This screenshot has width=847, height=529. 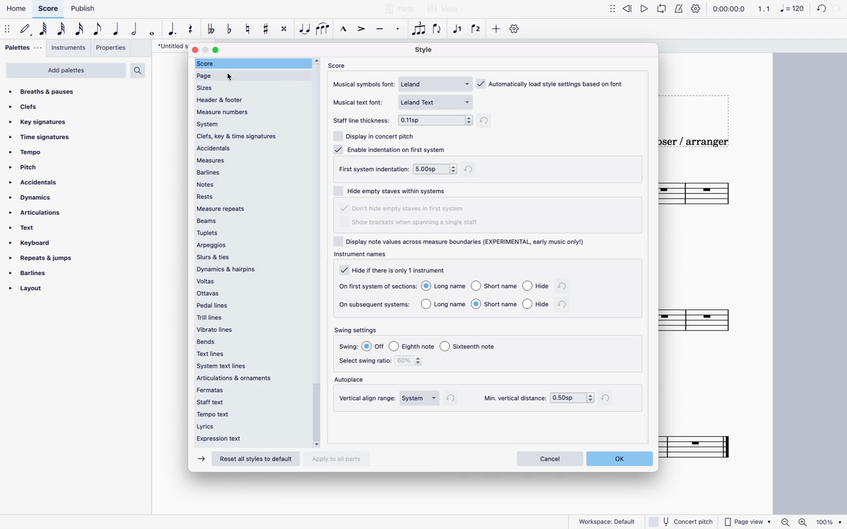 I want to click on options, so click(x=420, y=398).